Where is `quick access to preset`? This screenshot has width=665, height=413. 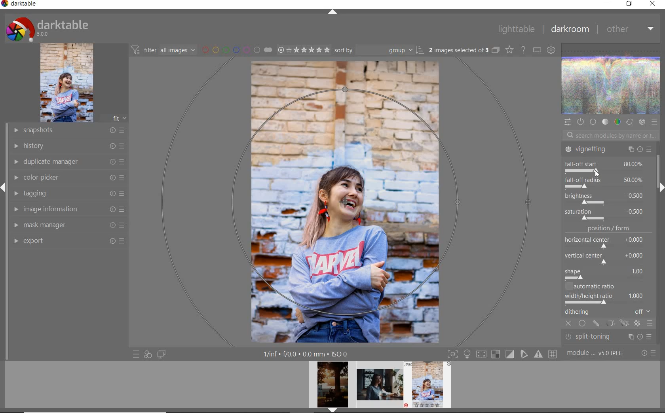
quick access to preset is located at coordinates (137, 354).